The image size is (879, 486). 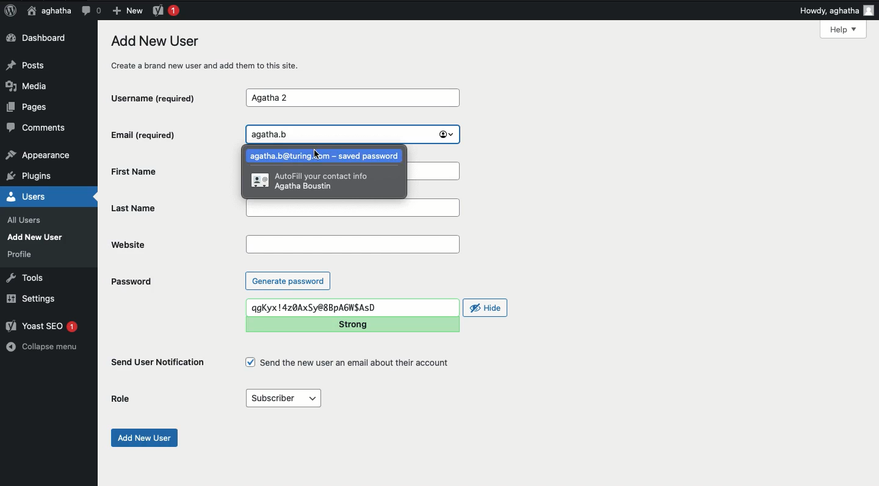 What do you see at coordinates (10, 11) in the screenshot?
I see `Logo` at bounding box center [10, 11].